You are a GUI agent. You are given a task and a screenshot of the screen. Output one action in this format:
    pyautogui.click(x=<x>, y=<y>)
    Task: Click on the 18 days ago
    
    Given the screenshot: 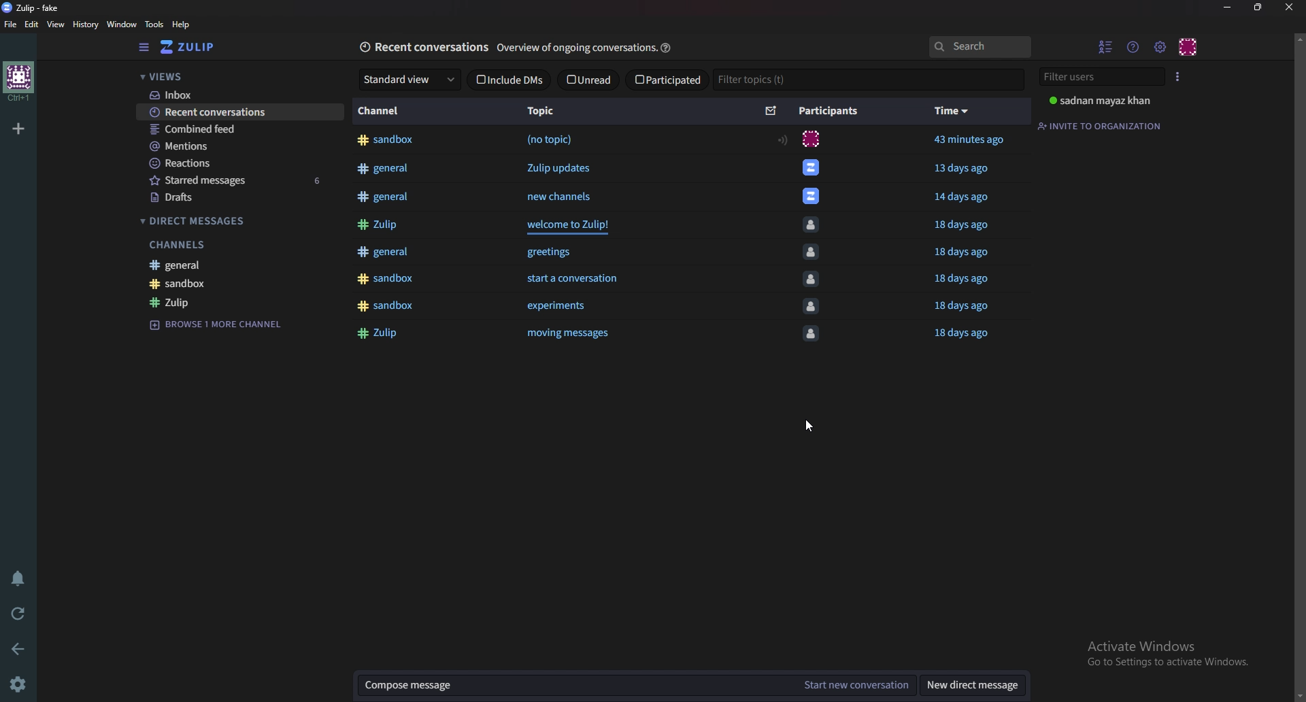 What is the action you would take?
    pyautogui.click(x=967, y=280)
    